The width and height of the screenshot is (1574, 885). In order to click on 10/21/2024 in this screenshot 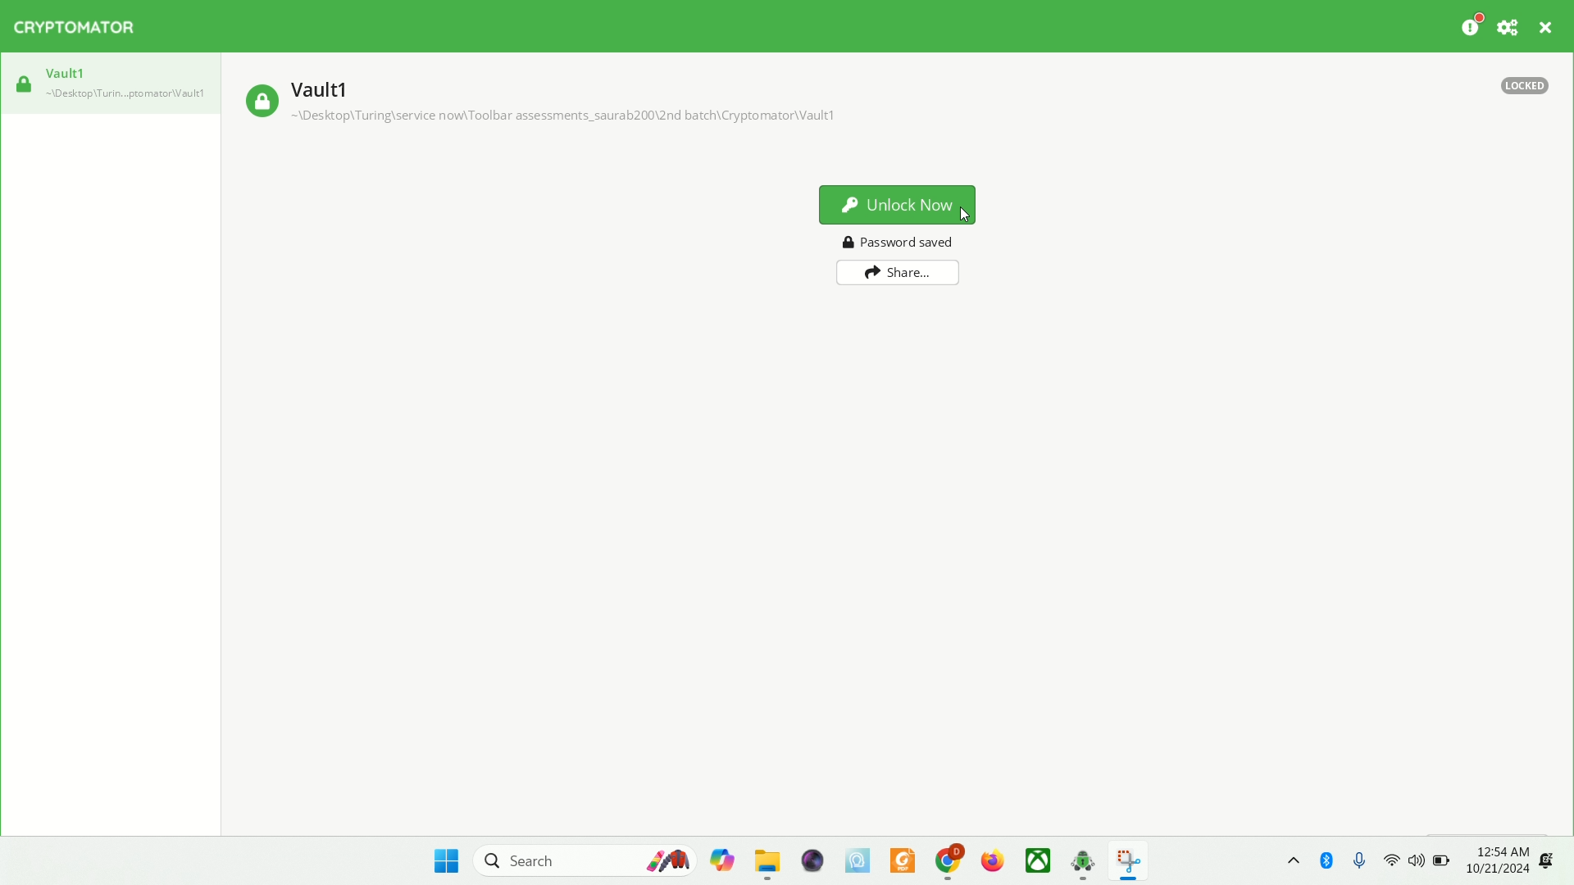, I will do `click(1499, 872)`.